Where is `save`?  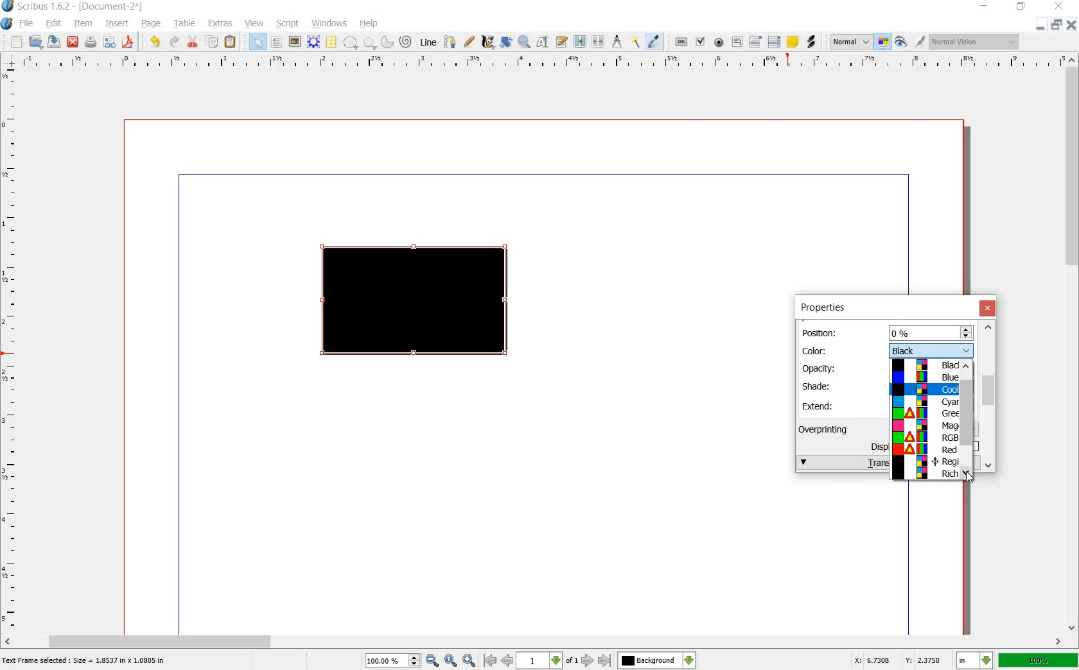
save is located at coordinates (55, 42).